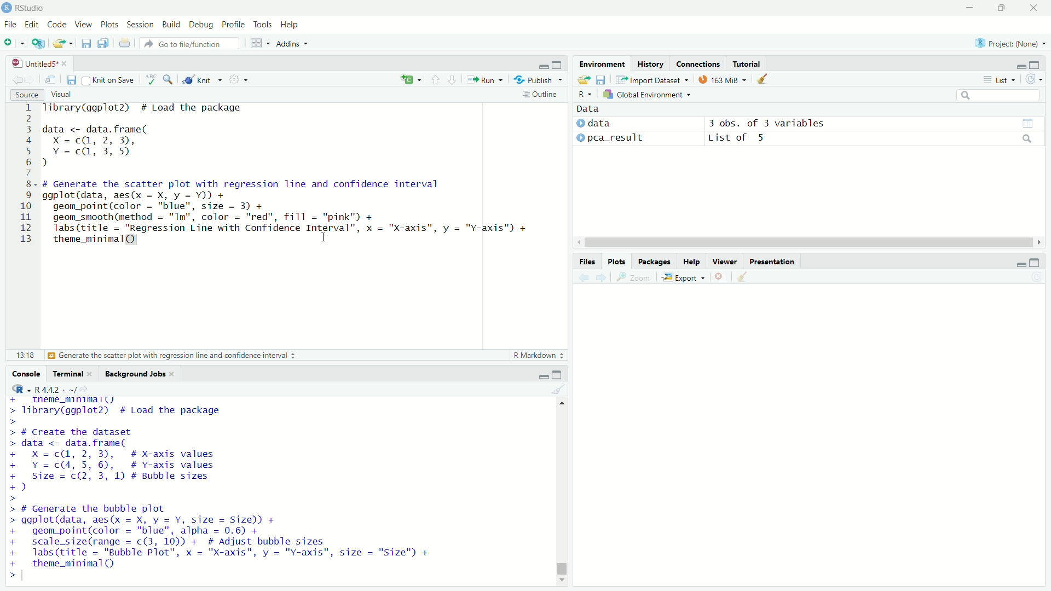 Image resolution: width=1051 pixels, height=591 pixels. Describe the element at coordinates (739, 138) in the screenshot. I see `List of 5` at that location.